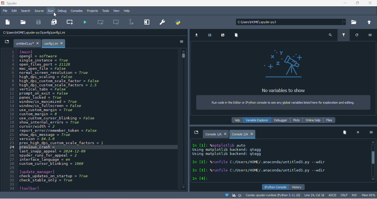 The height and width of the screenshot is (199, 377). What do you see at coordinates (39, 22) in the screenshot?
I see `save` at bounding box center [39, 22].